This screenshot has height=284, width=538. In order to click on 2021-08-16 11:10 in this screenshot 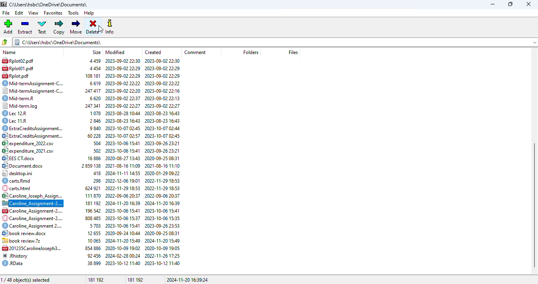, I will do `click(163, 166)`.